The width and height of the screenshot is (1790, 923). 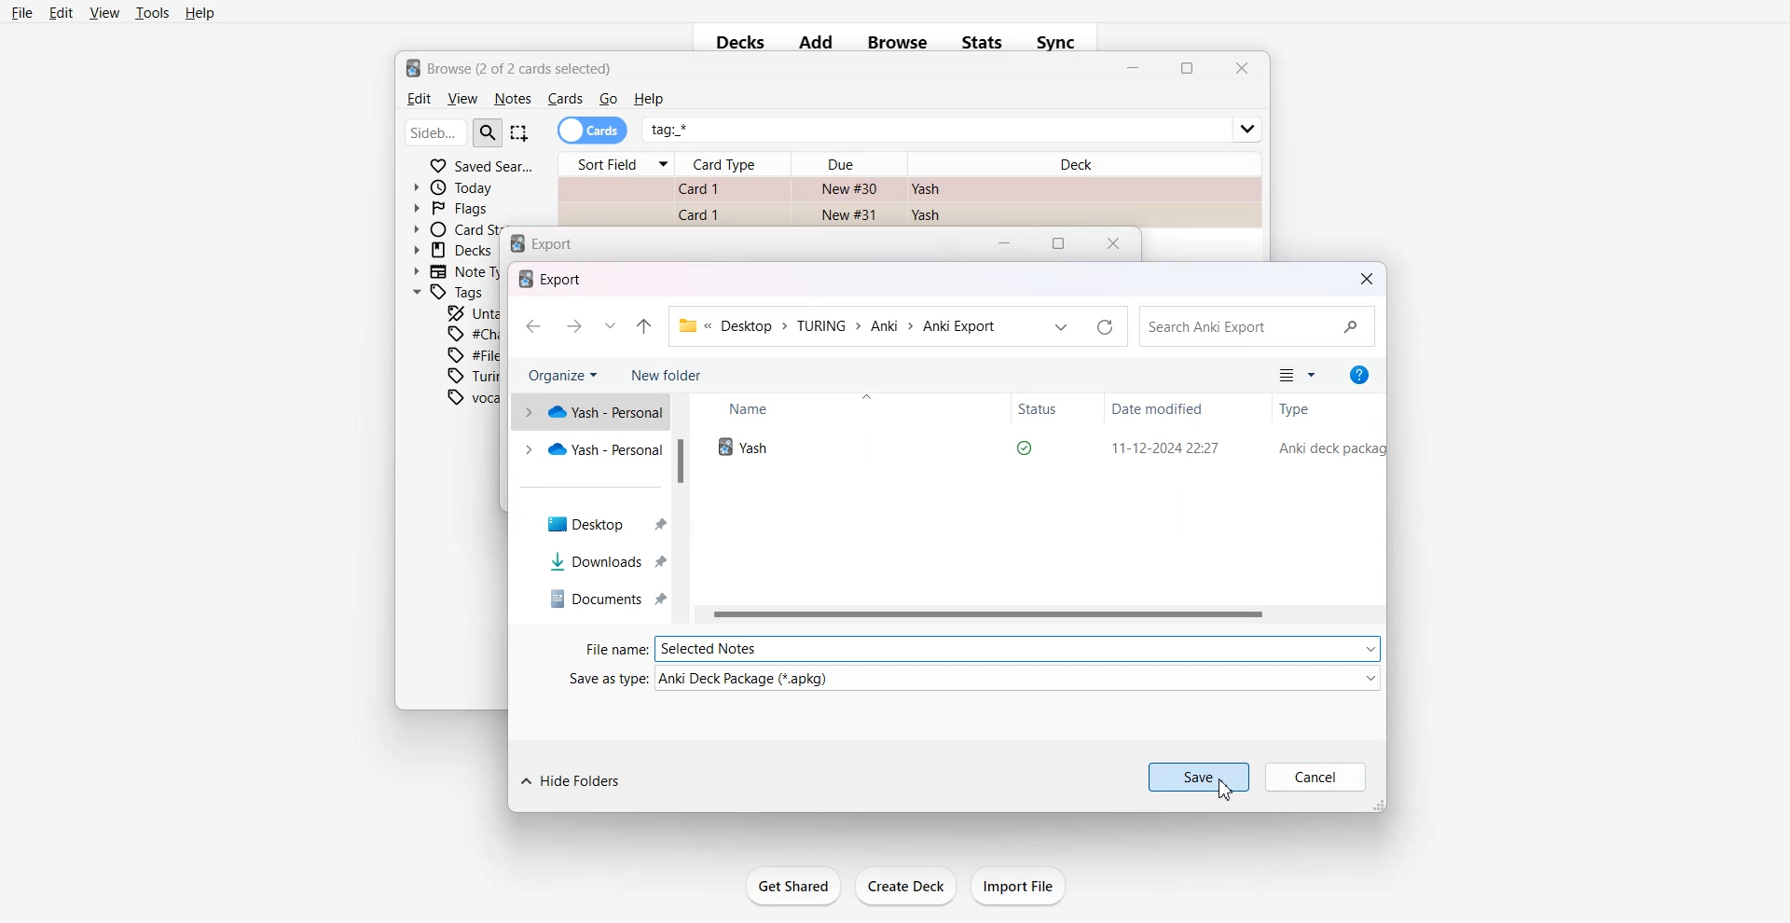 I want to click on Help, so click(x=200, y=14).